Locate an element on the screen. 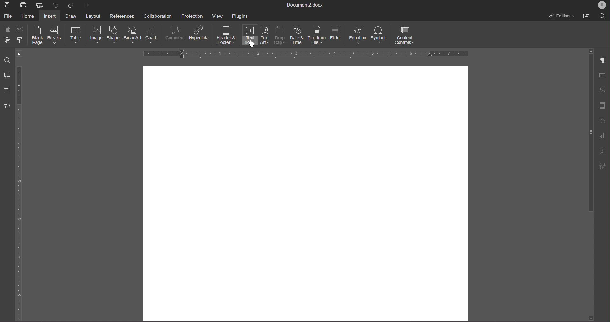 The image size is (610, 322). Signature is located at coordinates (602, 166).